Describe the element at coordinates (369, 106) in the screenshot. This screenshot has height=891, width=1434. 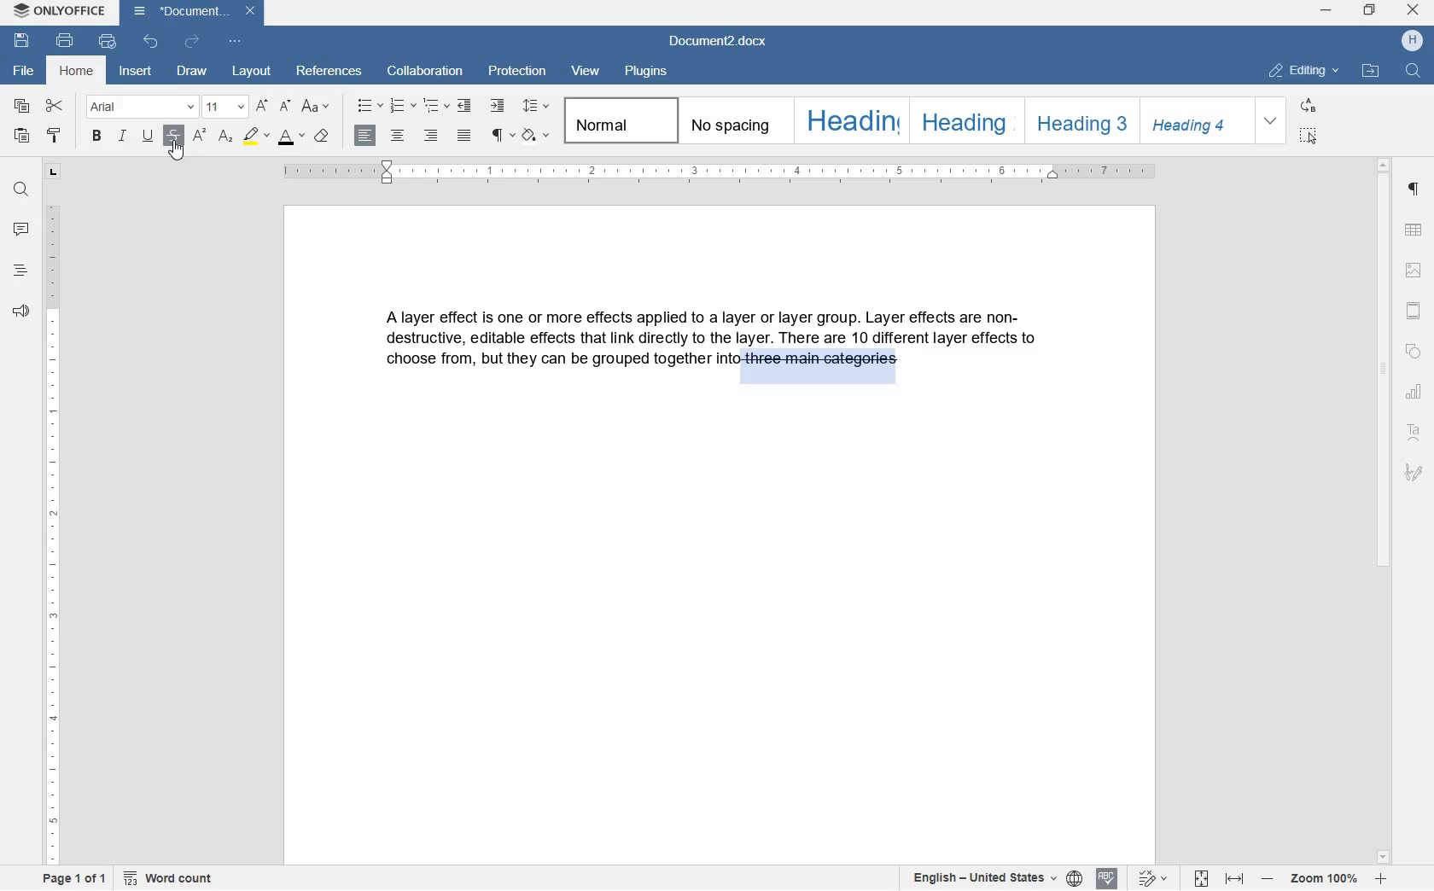
I see `bullet` at that location.